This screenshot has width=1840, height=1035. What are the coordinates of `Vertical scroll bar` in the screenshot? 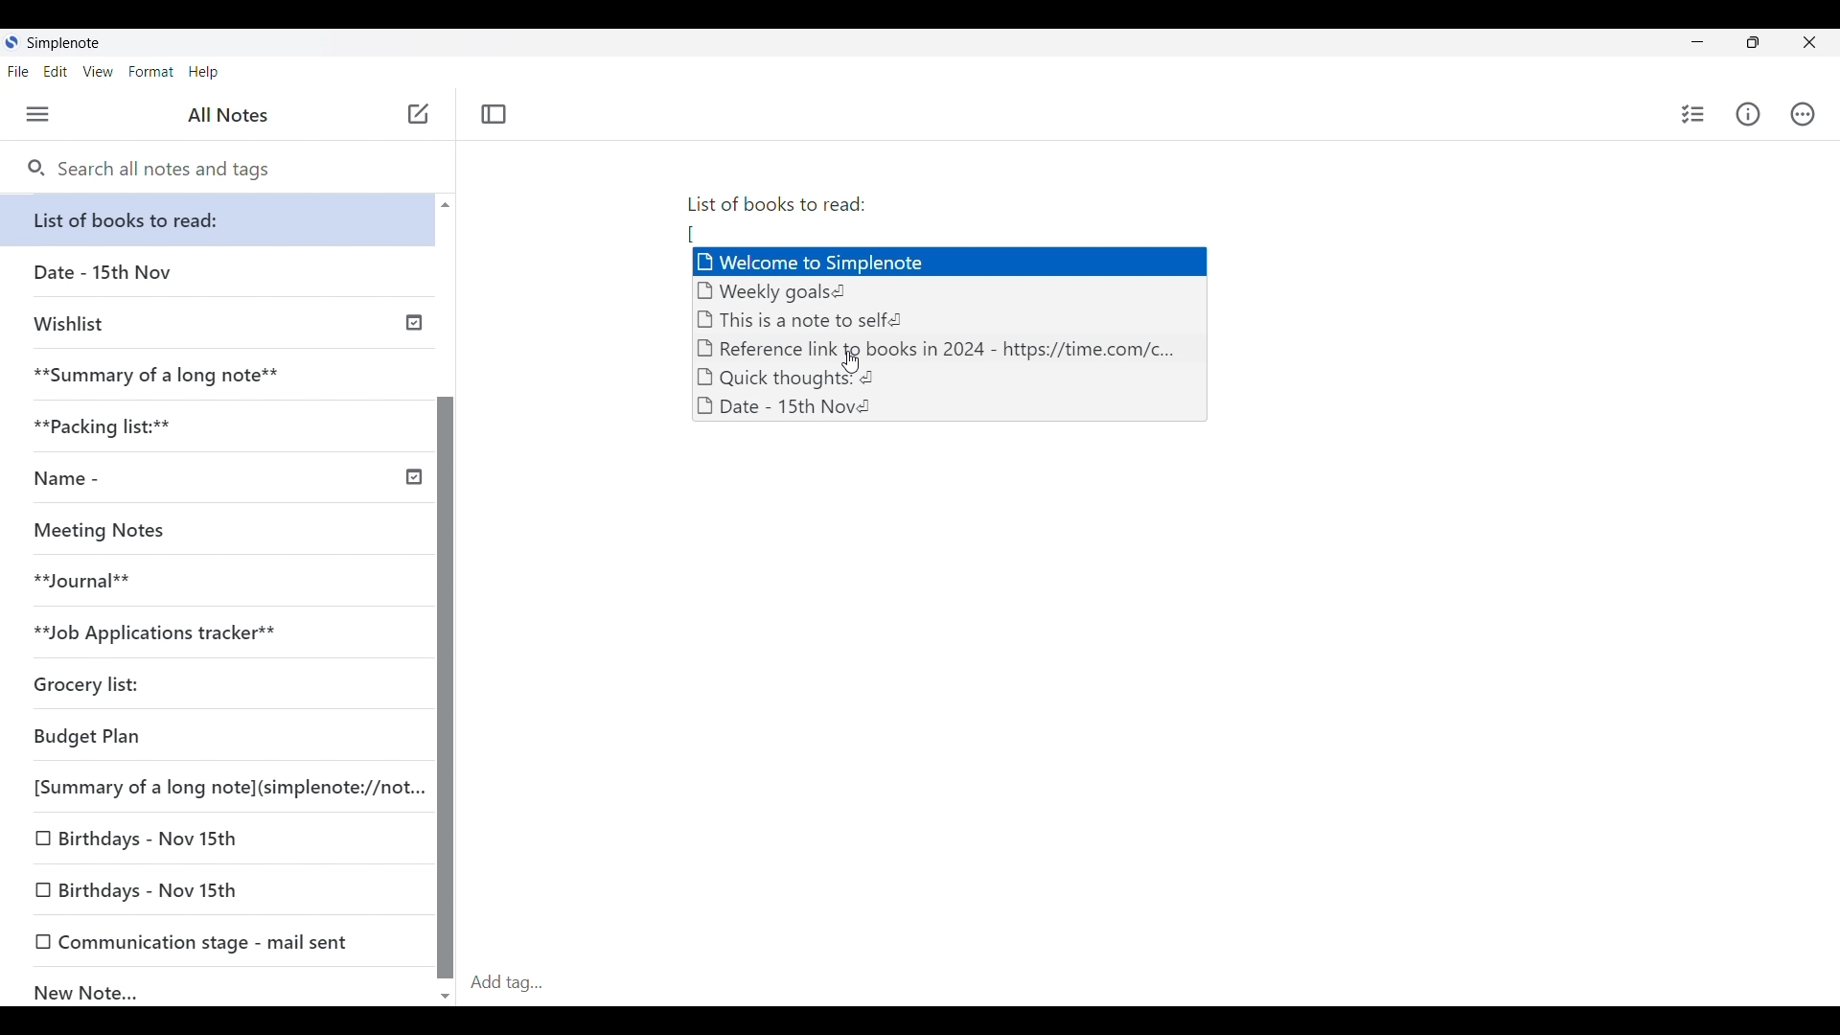 It's located at (445, 598).